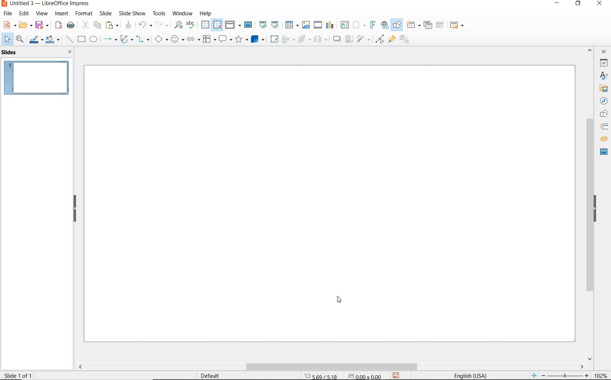  I want to click on SAVE, so click(43, 25).